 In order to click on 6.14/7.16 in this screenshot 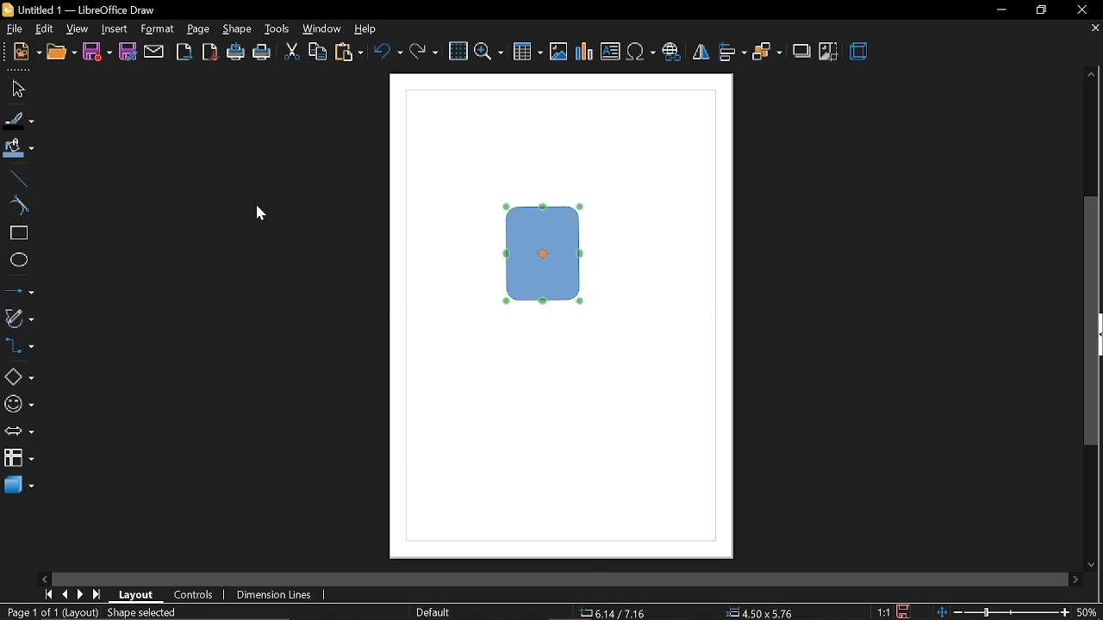, I will do `click(613, 612)`.